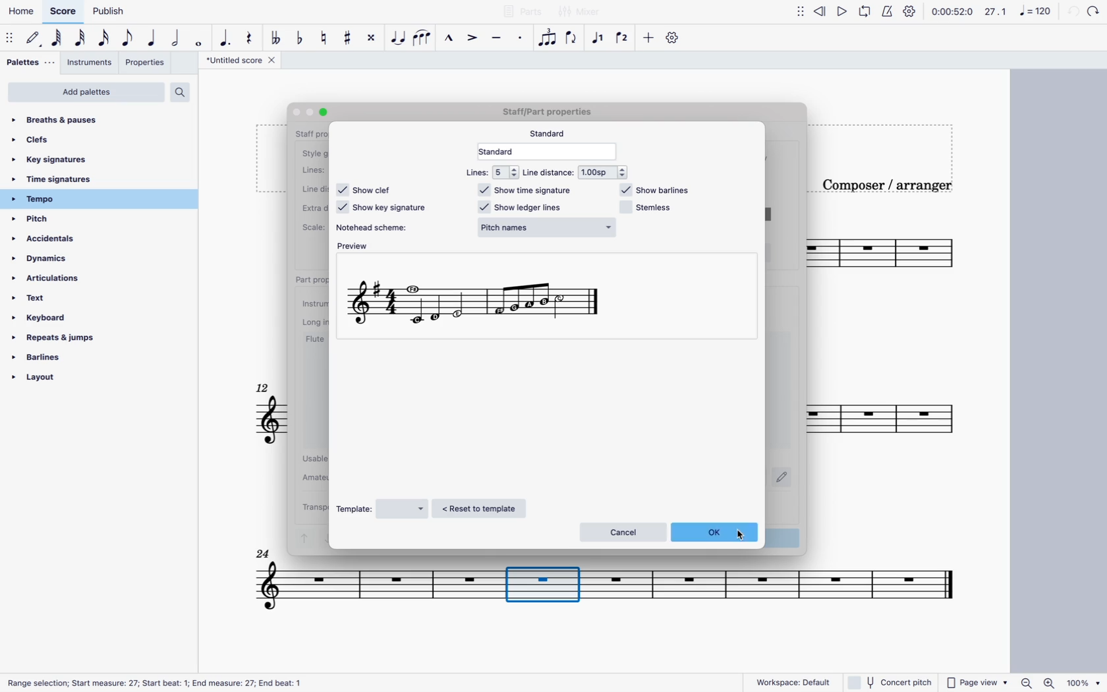 This screenshot has width=1107, height=692. I want to click on tie, so click(397, 40).